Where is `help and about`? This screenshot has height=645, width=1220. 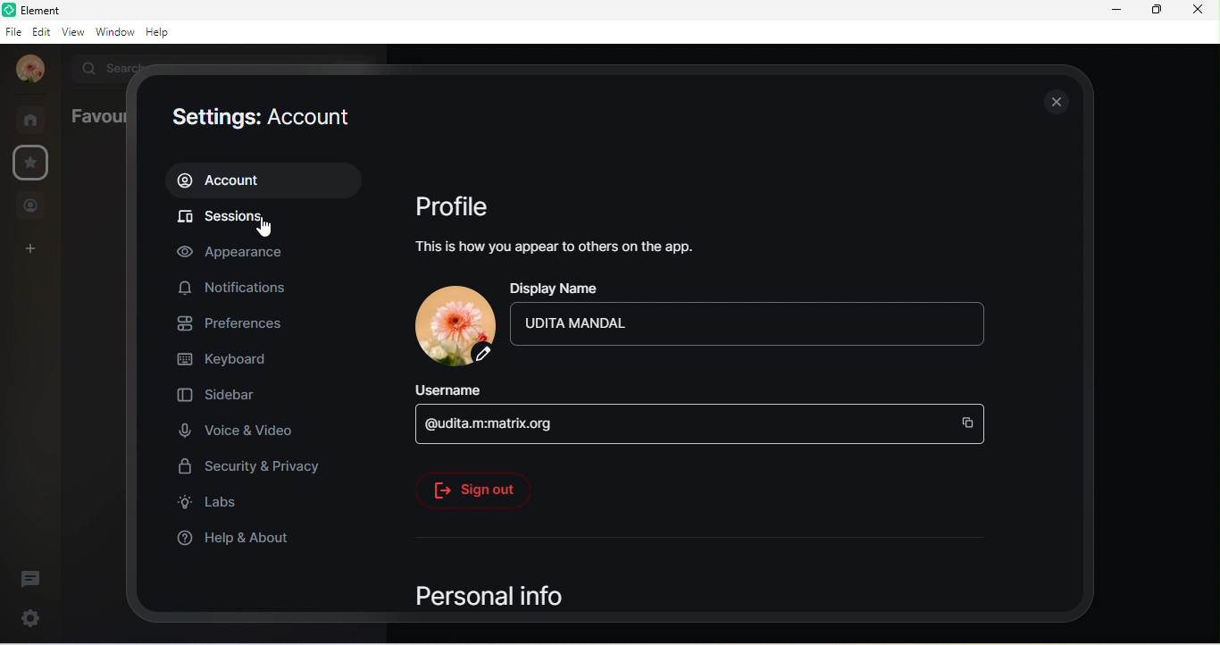 help and about is located at coordinates (244, 537).